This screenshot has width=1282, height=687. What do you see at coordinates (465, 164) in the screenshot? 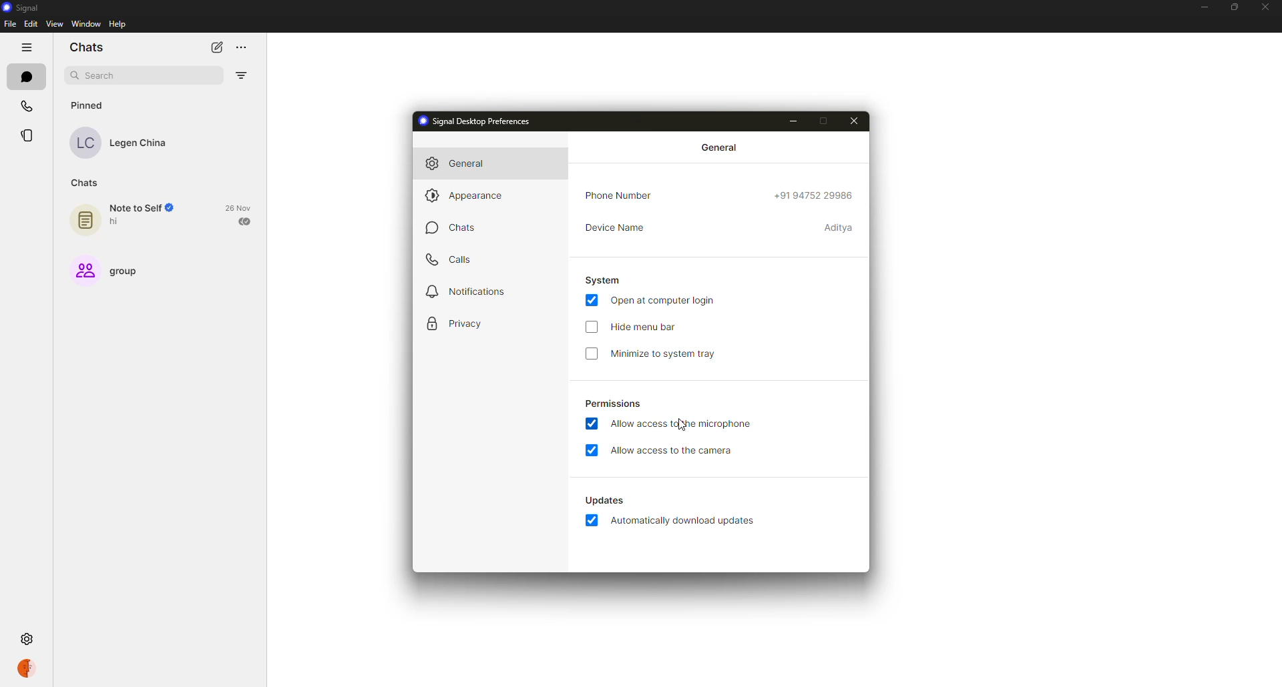
I see `general` at bounding box center [465, 164].